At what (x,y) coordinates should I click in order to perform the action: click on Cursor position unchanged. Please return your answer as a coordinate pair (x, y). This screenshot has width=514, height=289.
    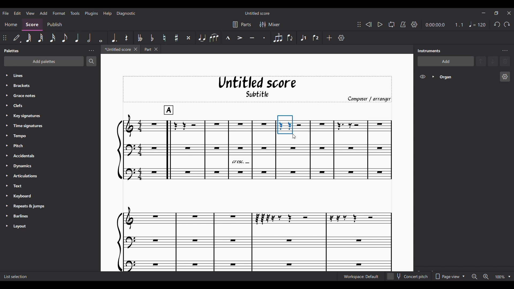
    Looking at the image, I should click on (294, 136).